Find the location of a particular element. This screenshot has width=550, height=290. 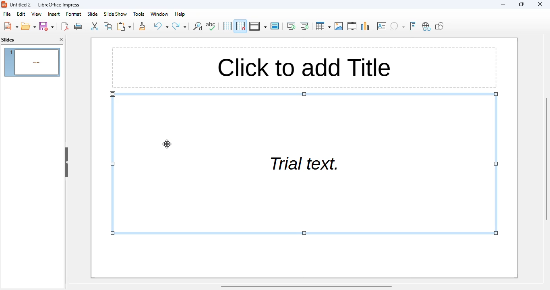

slideshow is located at coordinates (115, 14).